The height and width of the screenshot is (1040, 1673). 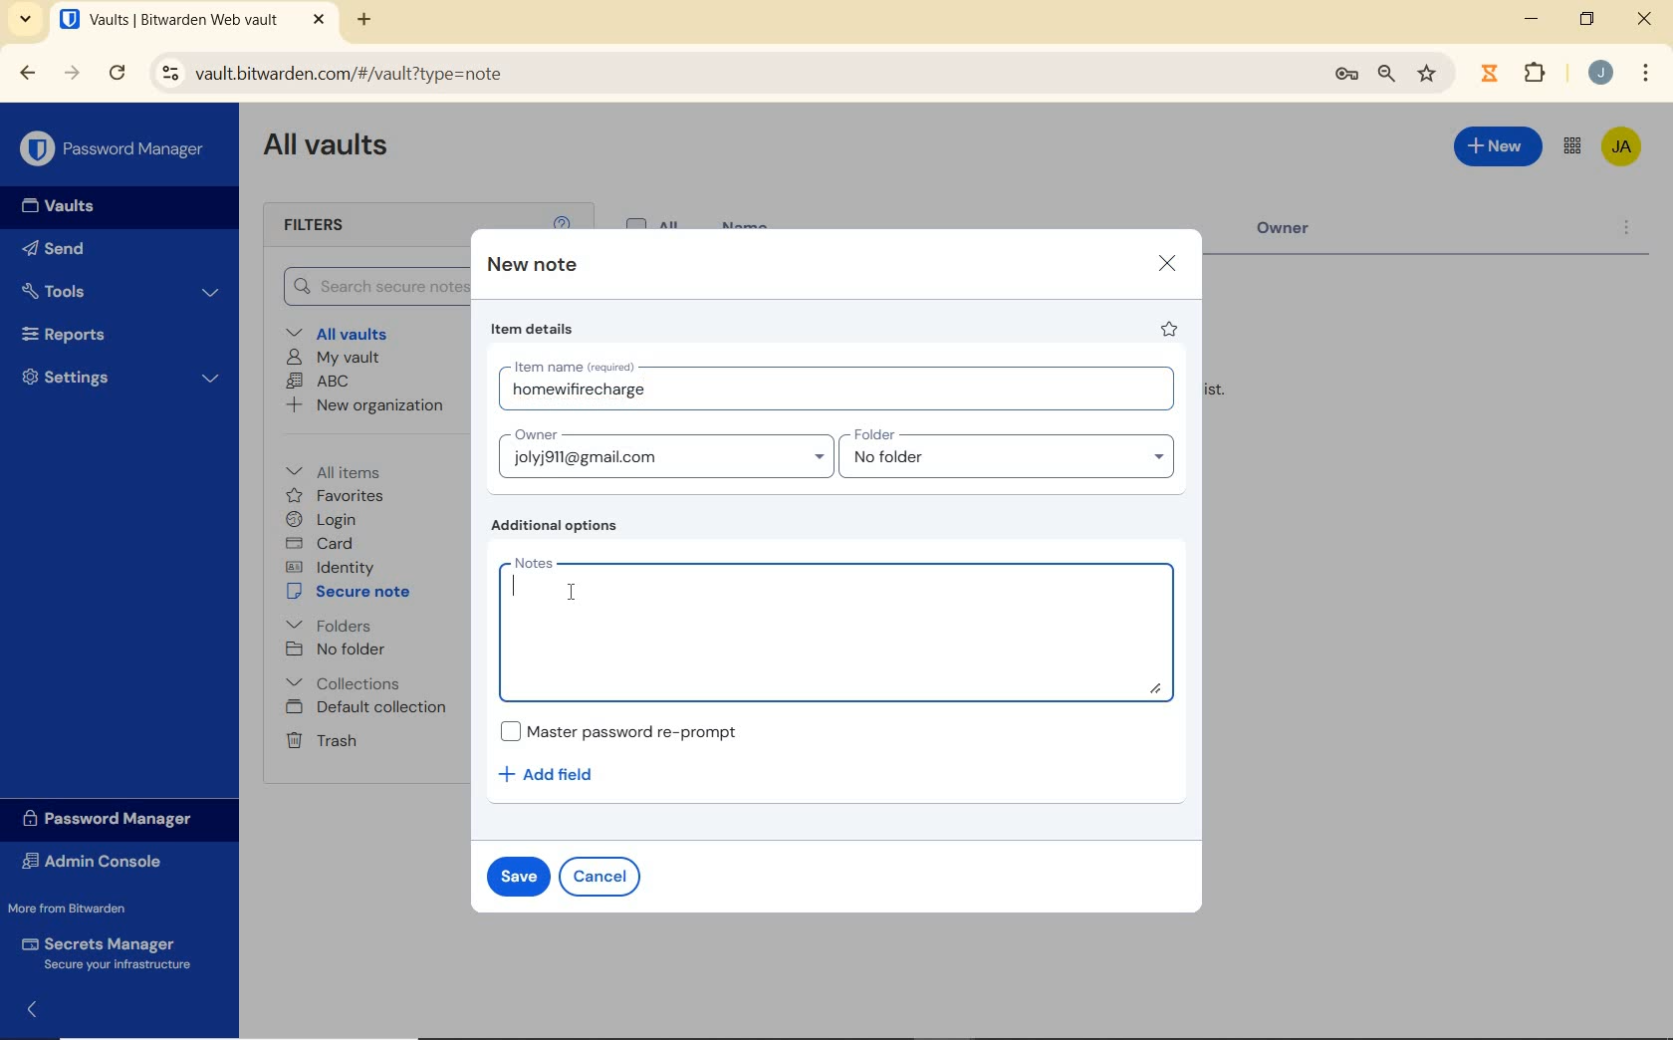 What do you see at coordinates (842, 628) in the screenshot?
I see `notes` at bounding box center [842, 628].